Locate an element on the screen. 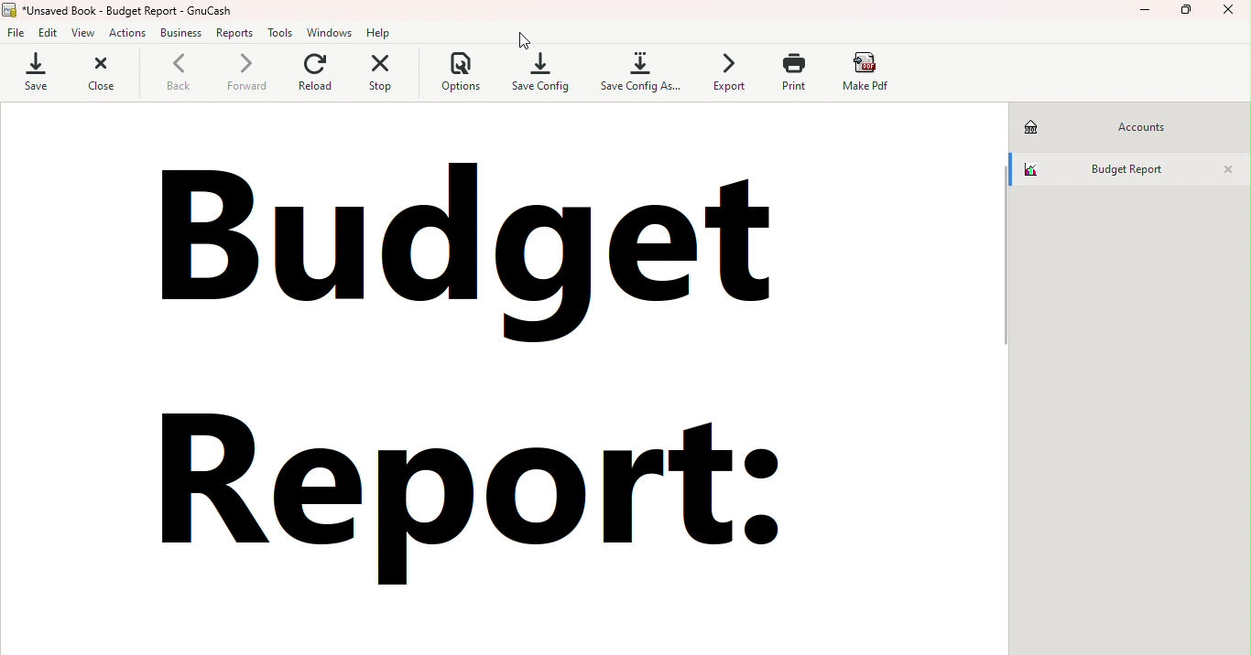 This screenshot has width=1251, height=655. Minimize is located at coordinates (1147, 14).